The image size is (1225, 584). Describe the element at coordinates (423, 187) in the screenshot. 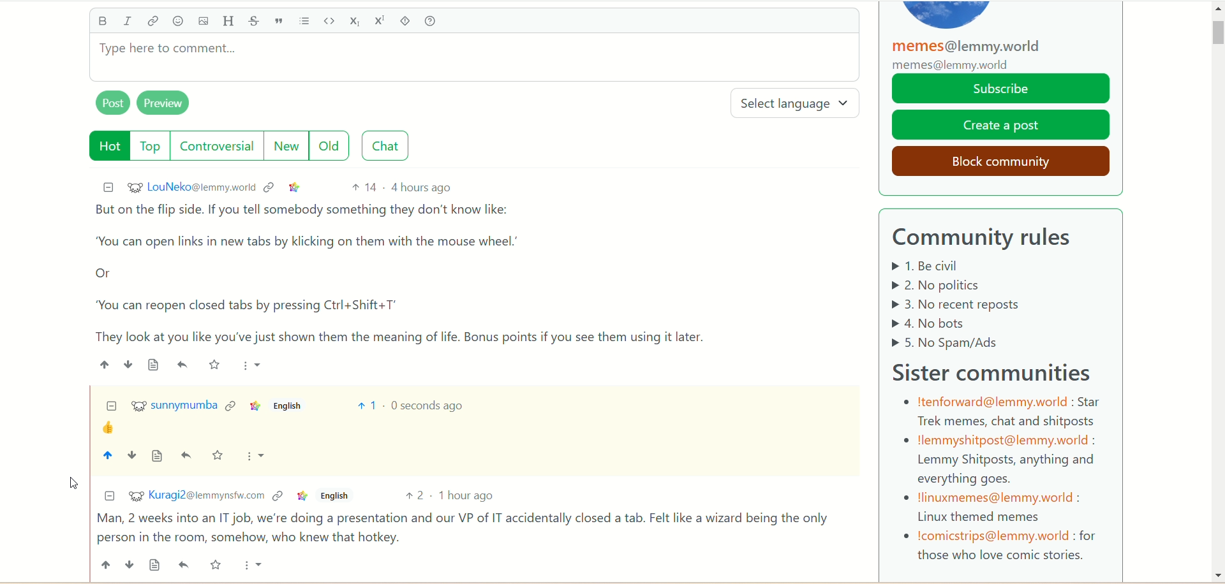

I see `4 hours ago (post date)` at that location.